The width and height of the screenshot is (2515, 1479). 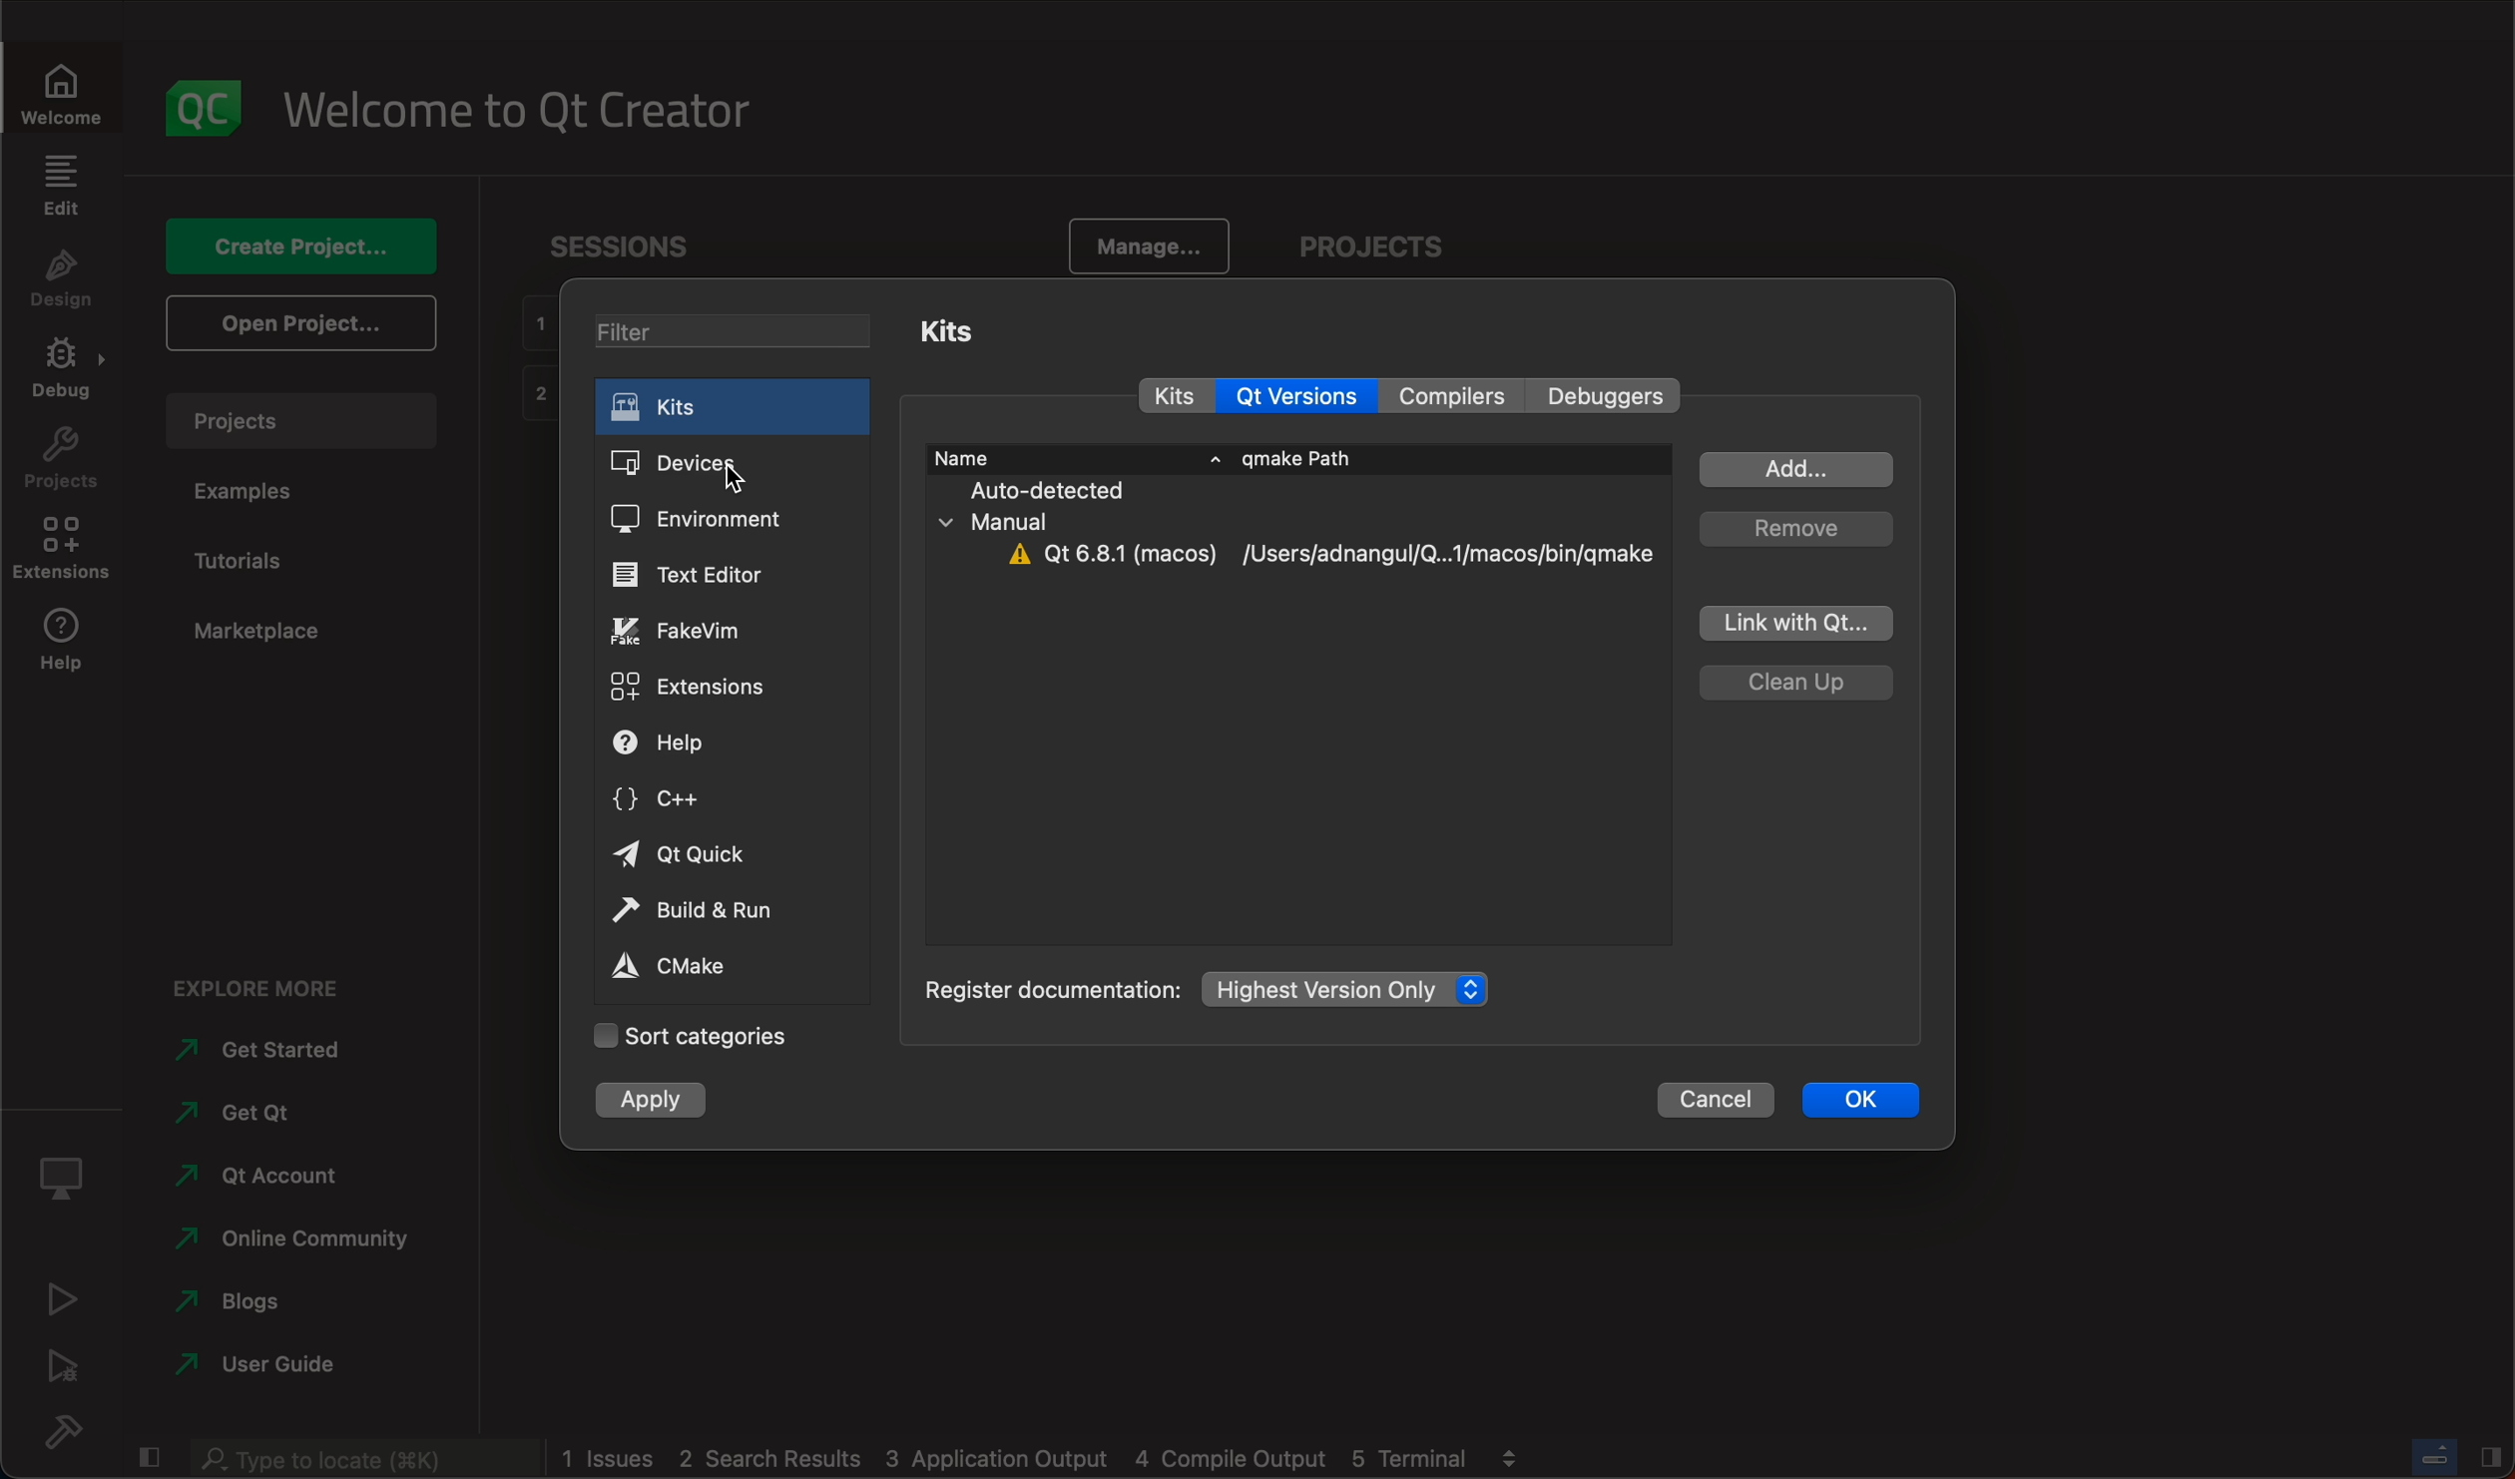 What do you see at coordinates (285, 1172) in the screenshot?
I see `qt account` at bounding box center [285, 1172].